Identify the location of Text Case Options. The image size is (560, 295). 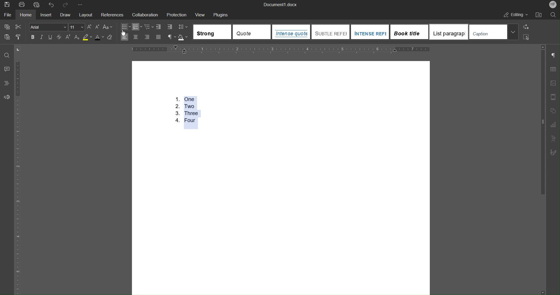
(107, 27).